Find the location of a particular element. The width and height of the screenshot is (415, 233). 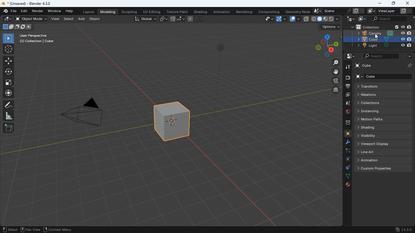

copy is located at coordinates (356, 11).